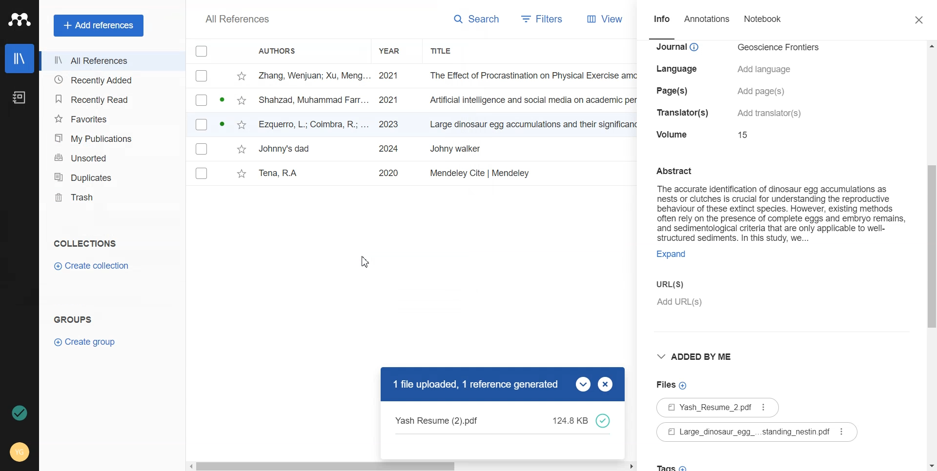 The image size is (937, 471). Describe the element at coordinates (367, 262) in the screenshot. I see `Cursor` at that location.